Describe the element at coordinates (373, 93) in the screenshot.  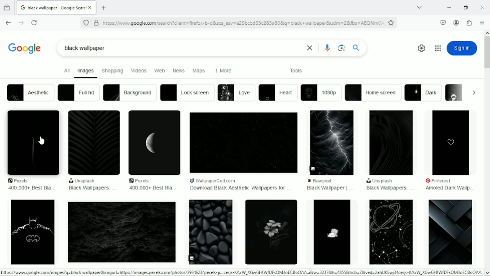
I see `home screen` at that location.